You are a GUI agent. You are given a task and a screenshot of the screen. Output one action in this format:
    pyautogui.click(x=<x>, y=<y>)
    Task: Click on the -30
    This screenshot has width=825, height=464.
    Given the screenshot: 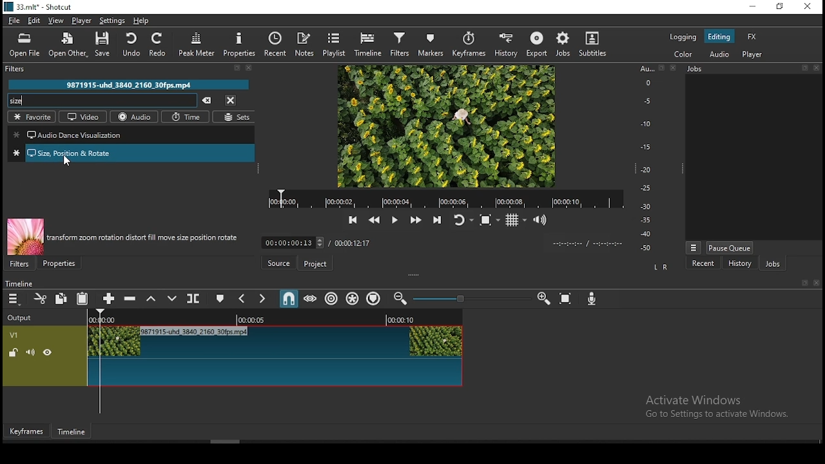 What is the action you would take?
    pyautogui.click(x=646, y=206)
    